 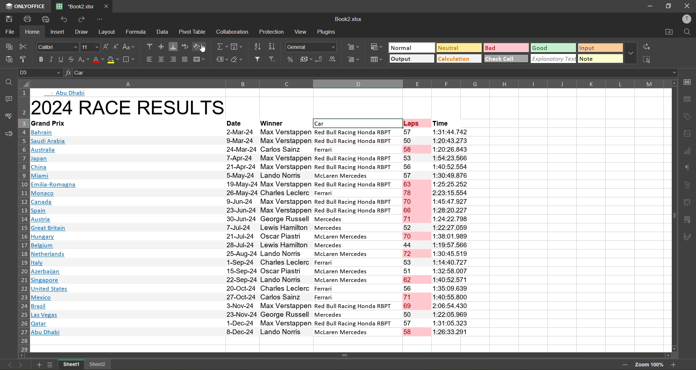 I want to click on accounting, so click(x=305, y=60).